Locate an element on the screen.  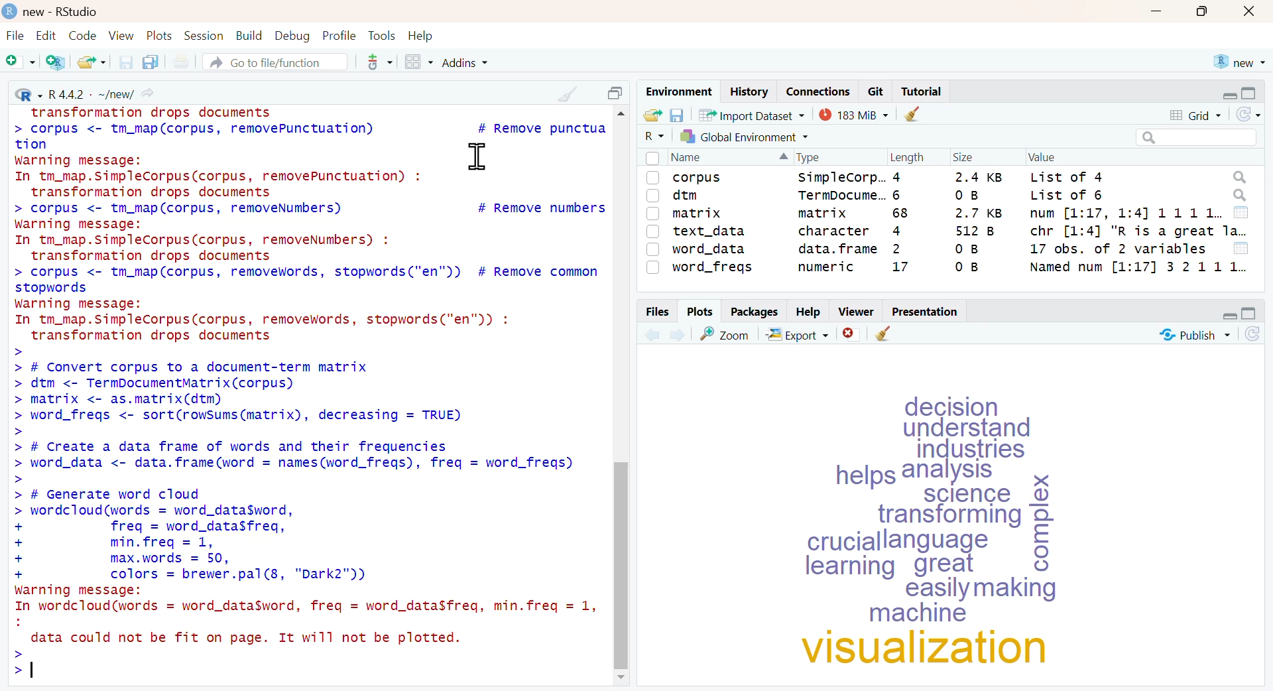
> corpus <- tm_map(corpus, removePunctuation) # Remove punctuationwarning message: In tm_map.SimpleCorpus(corpus, removePunctuation) :transformation drops documents is located at coordinates (308, 160).